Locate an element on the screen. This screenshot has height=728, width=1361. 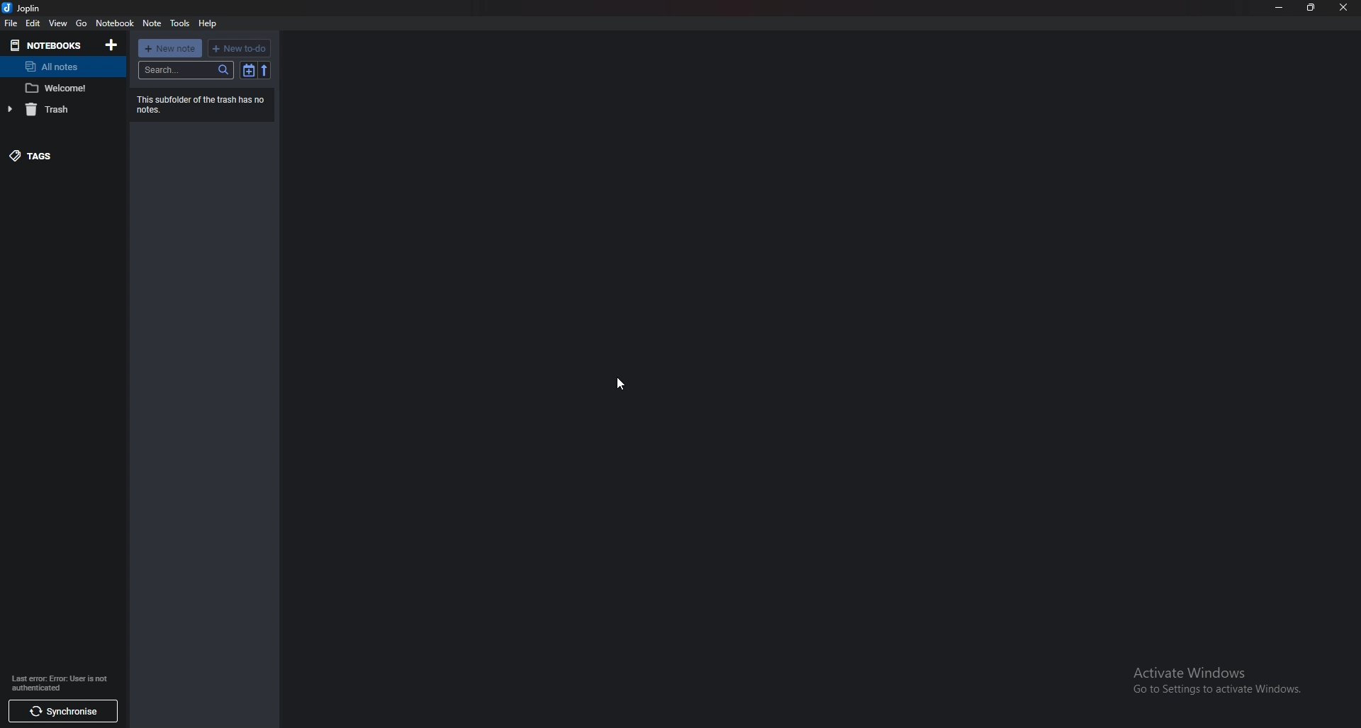
Notebooks is located at coordinates (48, 45).